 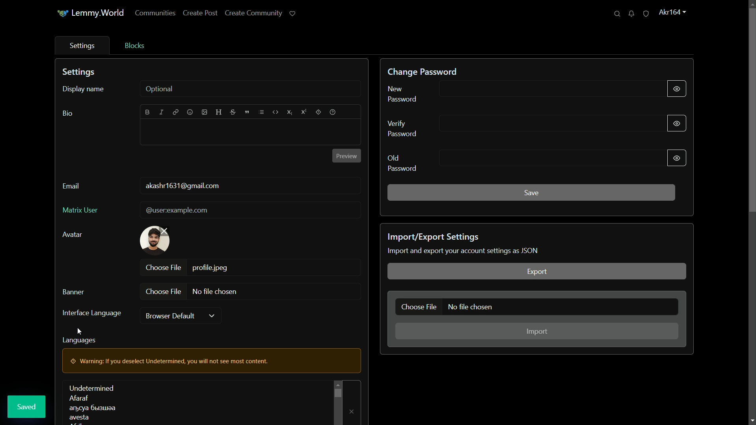 What do you see at coordinates (676, 158) in the screenshot?
I see `show` at bounding box center [676, 158].